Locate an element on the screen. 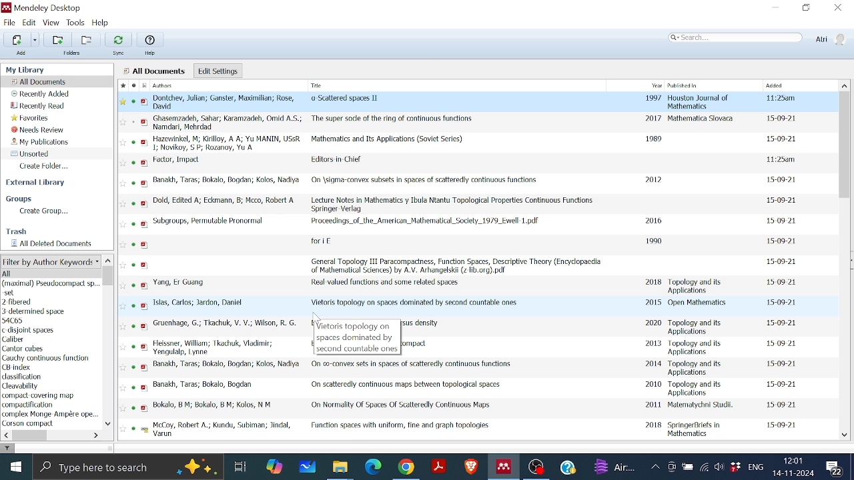  pdf is located at coordinates (143, 265).